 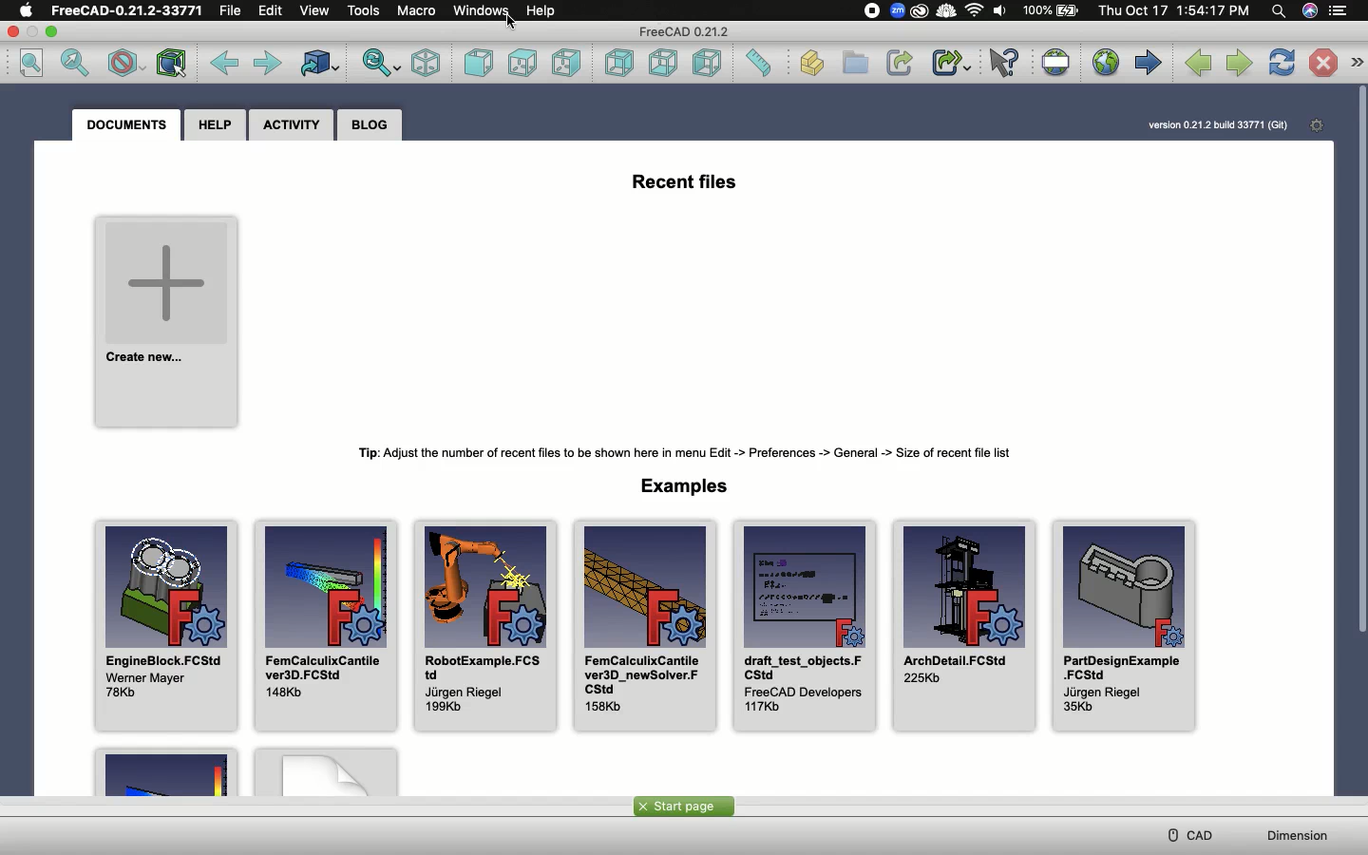 What do you see at coordinates (170, 65) in the screenshot?
I see `Bounding box` at bounding box center [170, 65].